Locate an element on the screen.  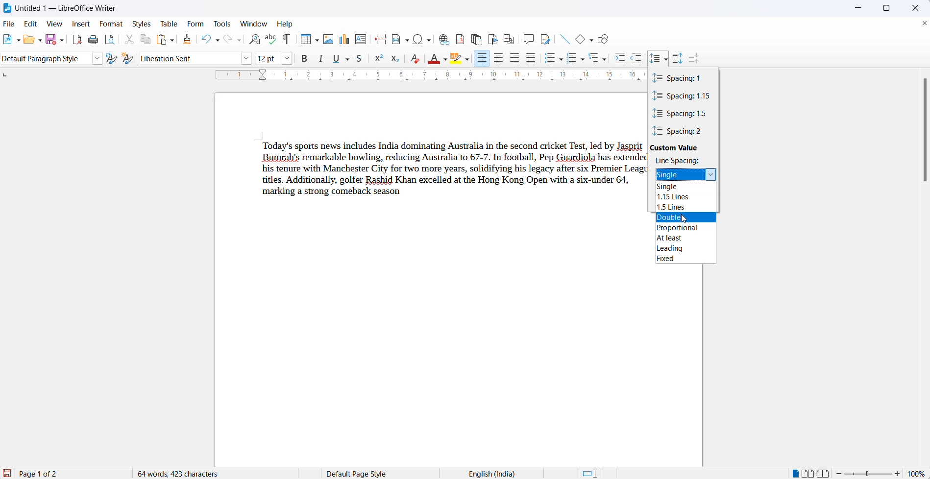
underline is located at coordinates (338, 59).